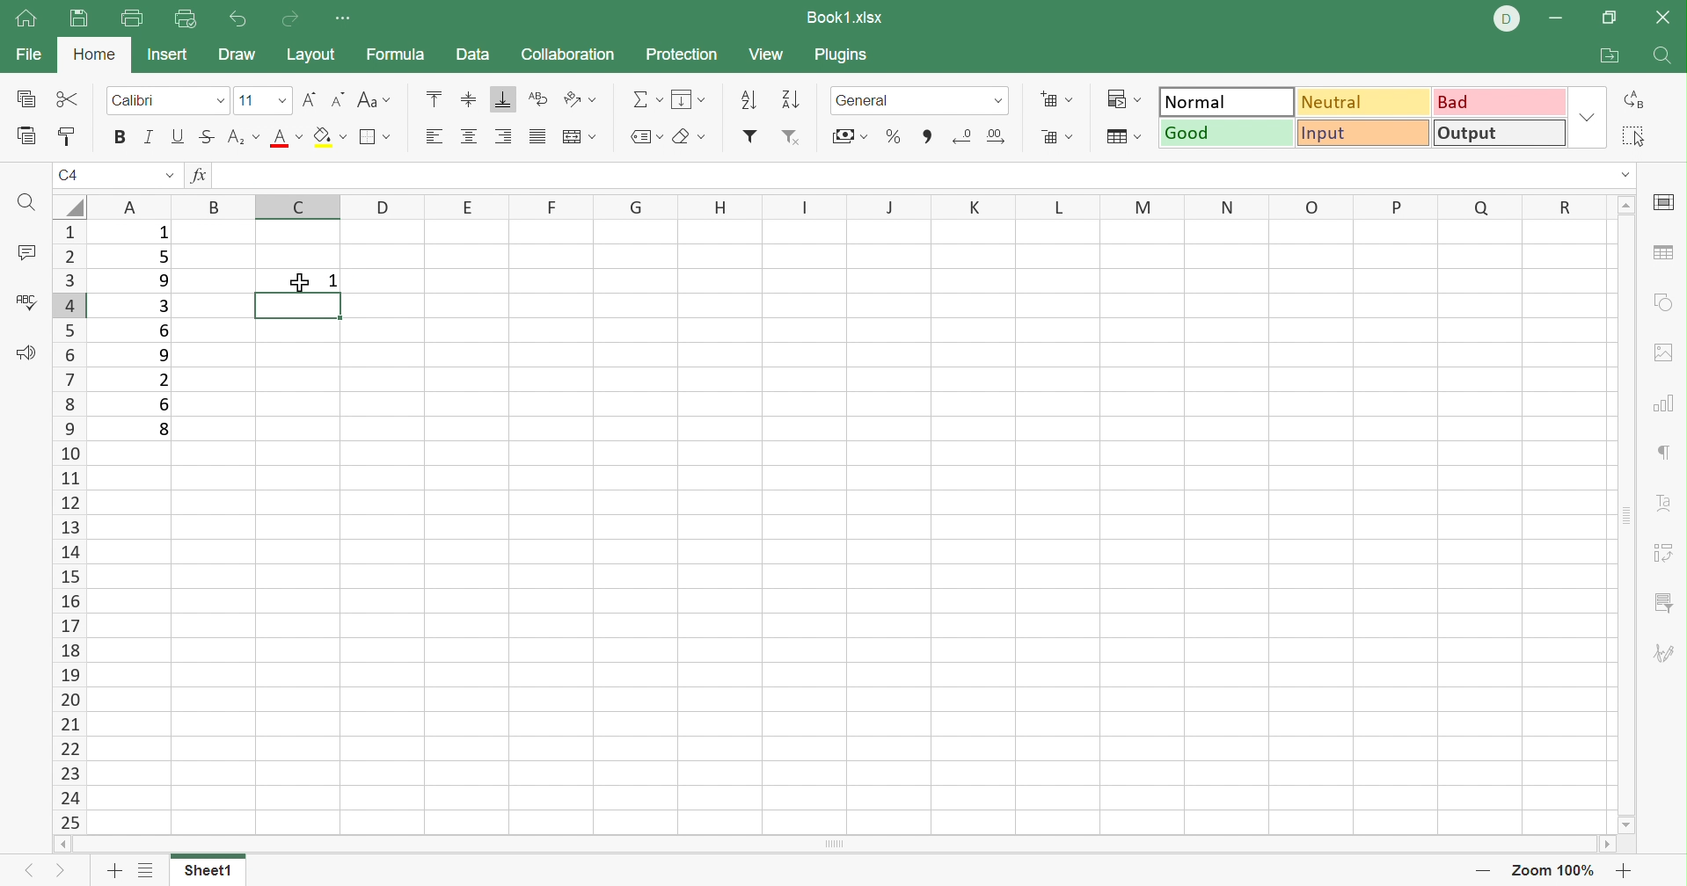  I want to click on Decrease decimal, so click(963, 132).